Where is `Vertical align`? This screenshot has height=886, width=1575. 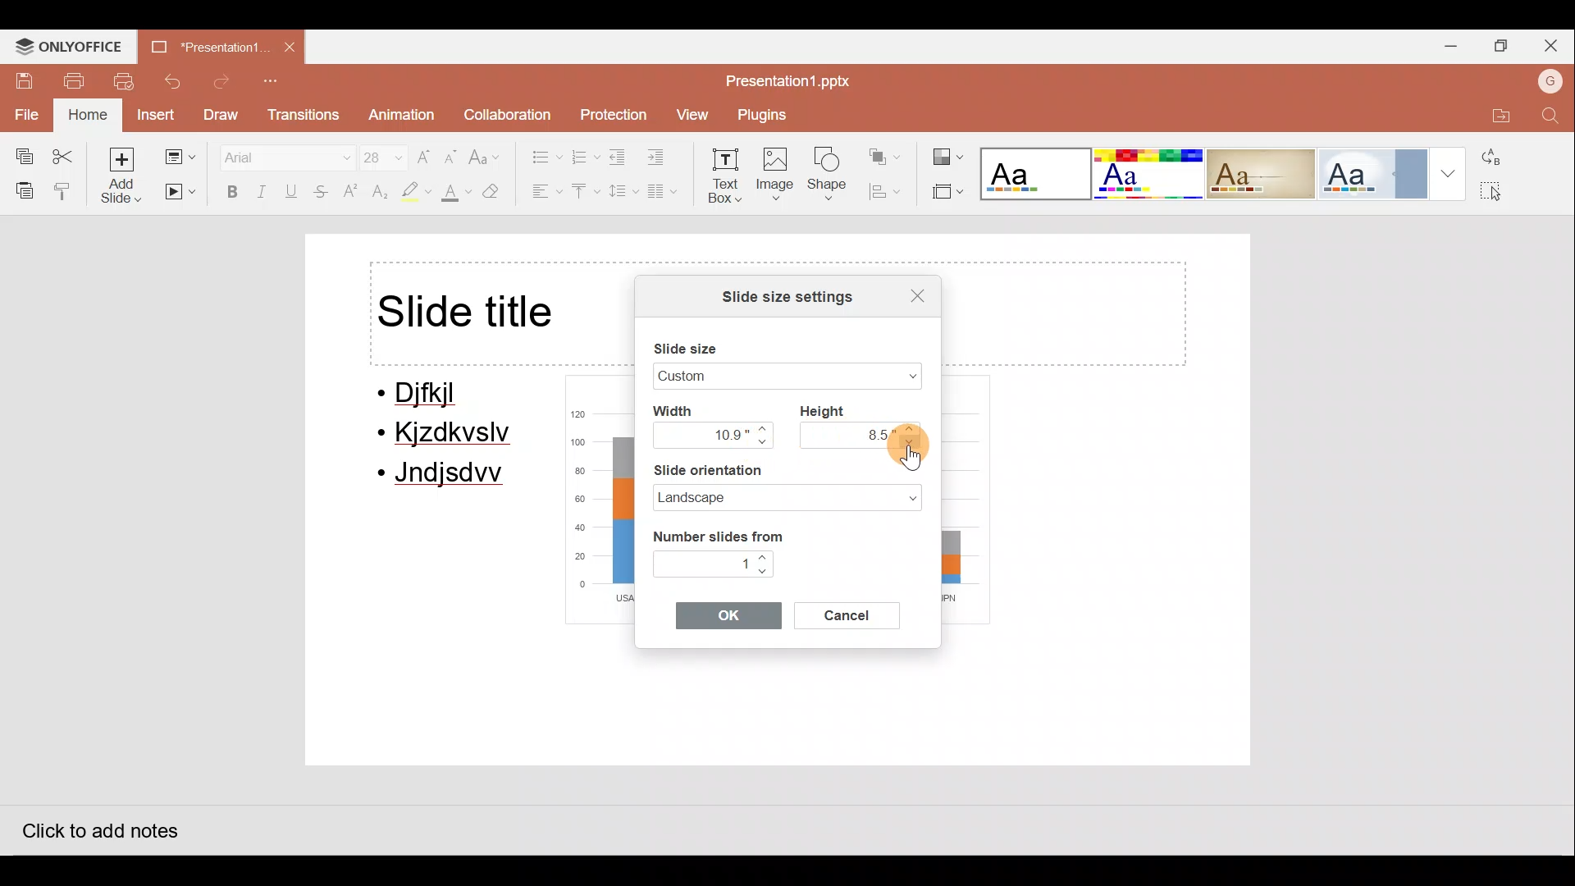
Vertical align is located at coordinates (584, 193).